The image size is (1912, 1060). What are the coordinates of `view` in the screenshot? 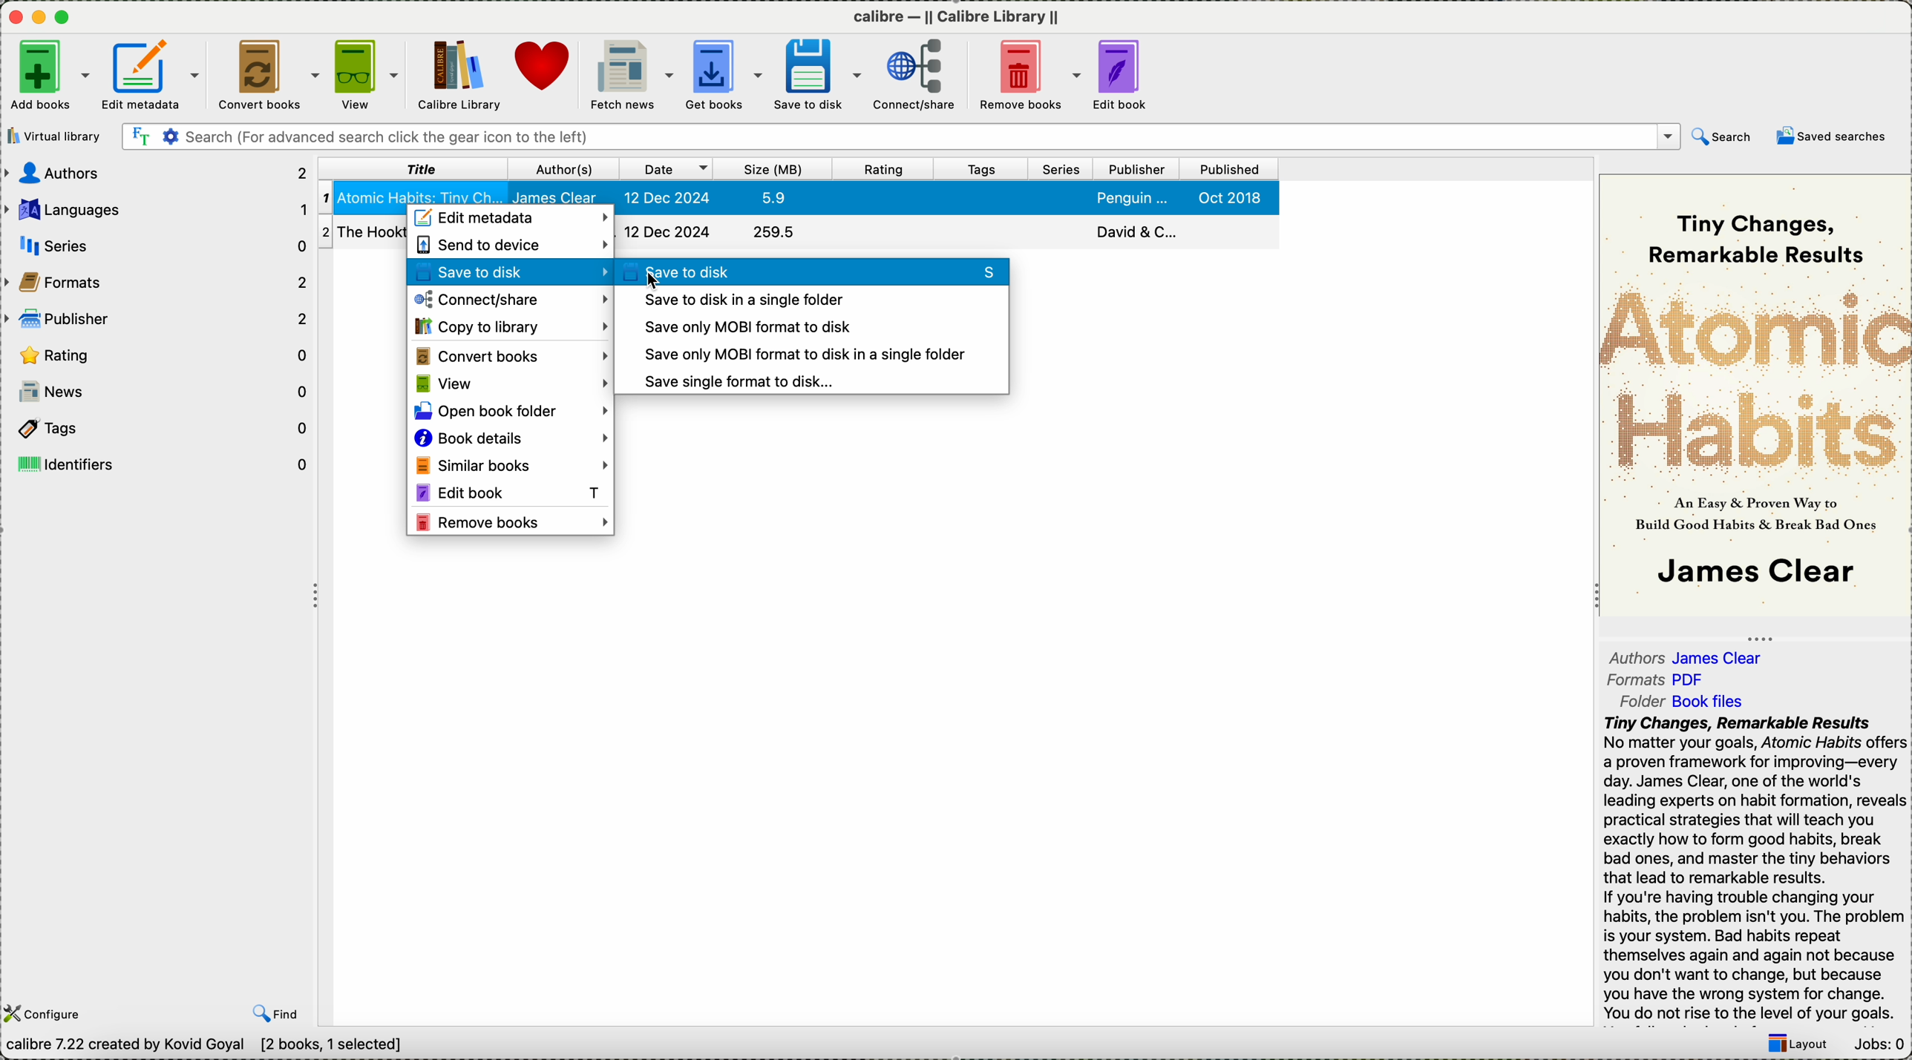 It's located at (365, 73).